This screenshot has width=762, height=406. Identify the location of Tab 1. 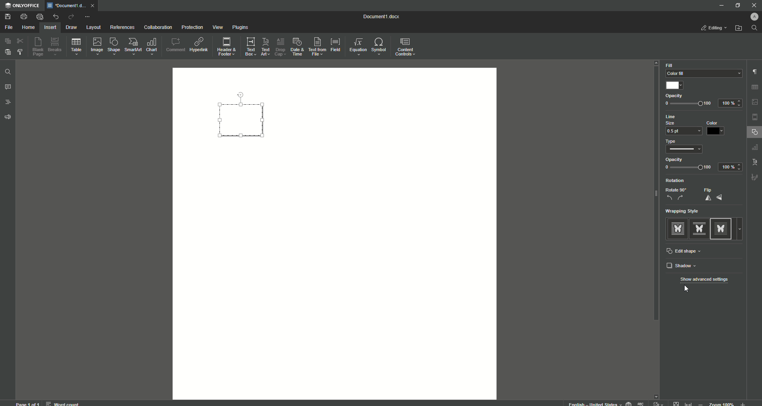
(67, 6).